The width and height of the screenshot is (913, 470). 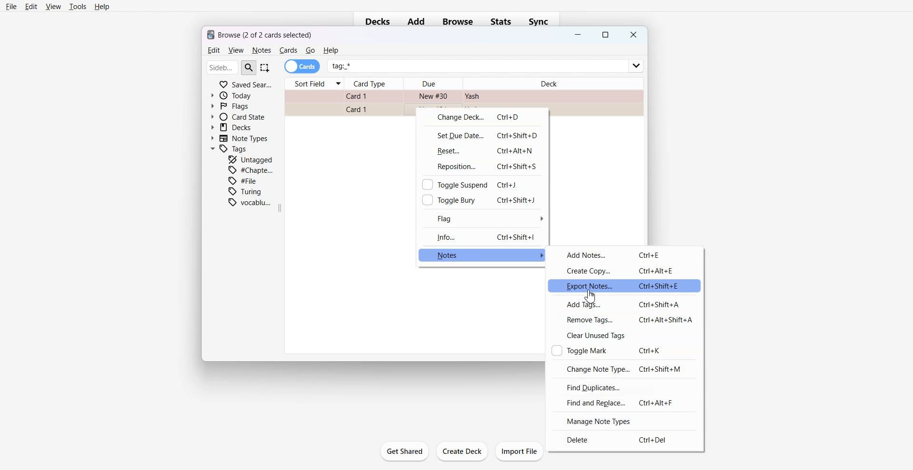 I want to click on Sort Field, so click(x=314, y=84).